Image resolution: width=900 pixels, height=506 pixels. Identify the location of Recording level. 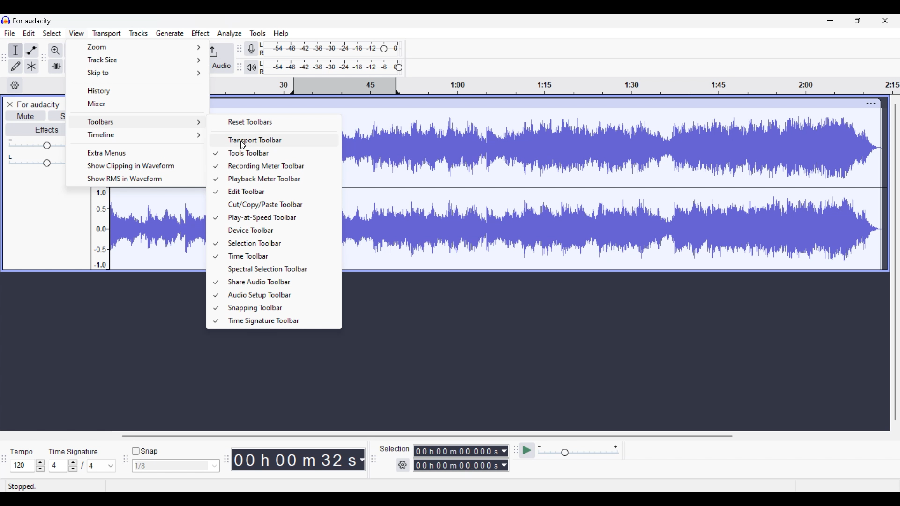
(319, 49).